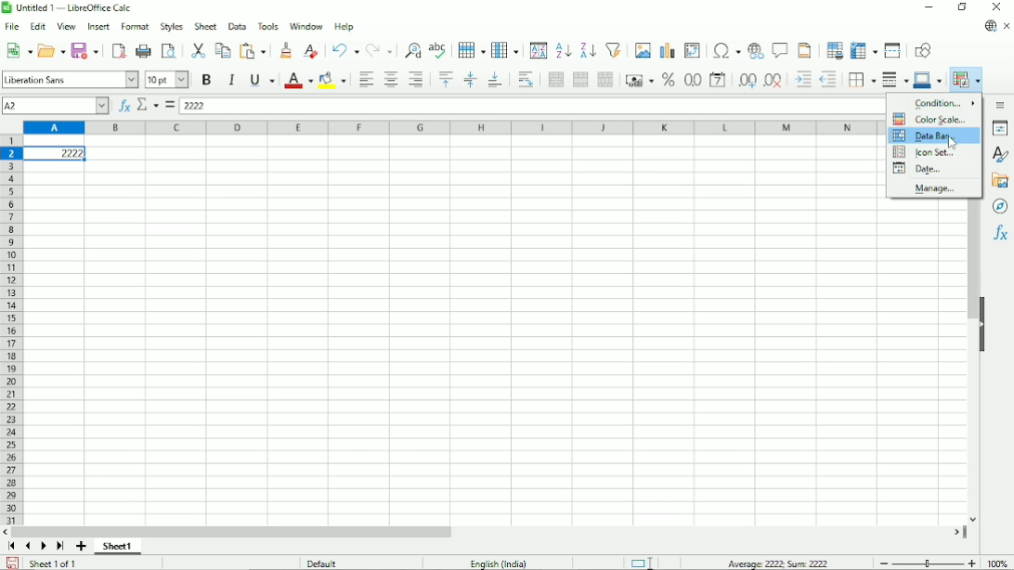 The image size is (1014, 570). I want to click on Sort descending, so click(586, 50).